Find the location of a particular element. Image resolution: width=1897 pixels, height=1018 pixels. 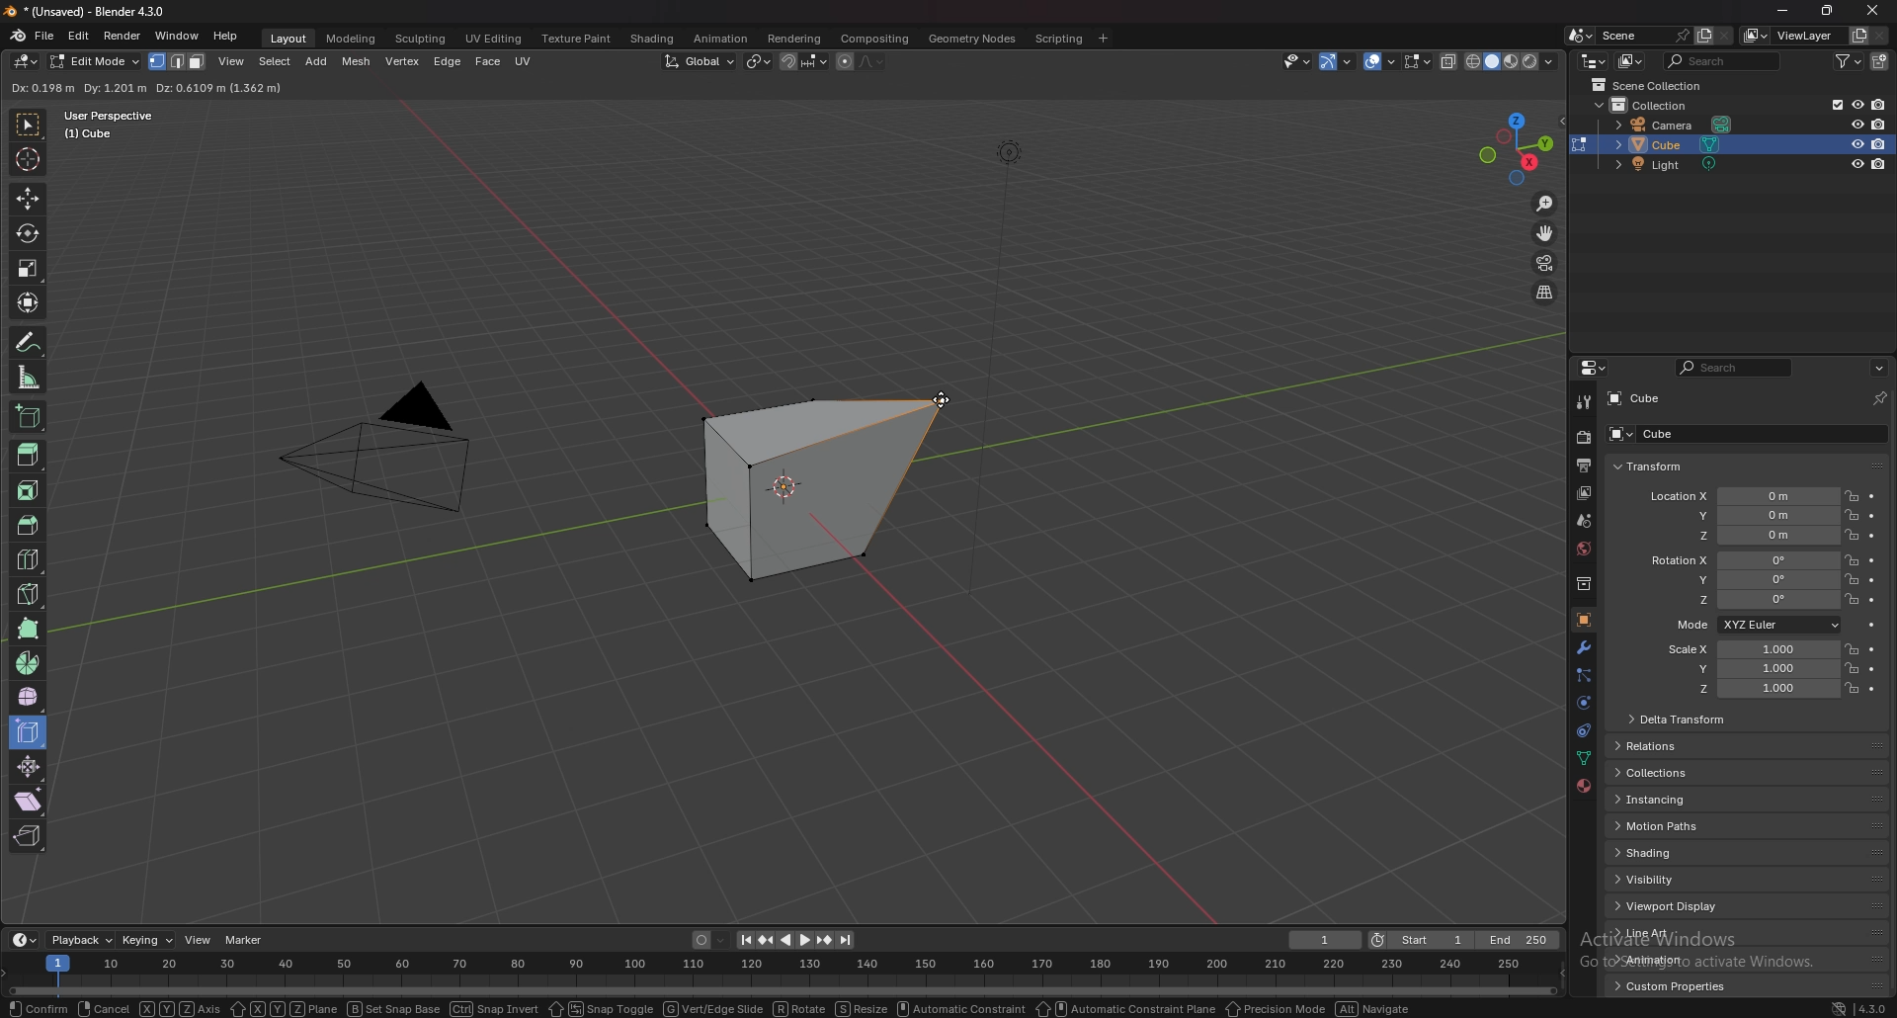

add is located at coordinates (318, 61).